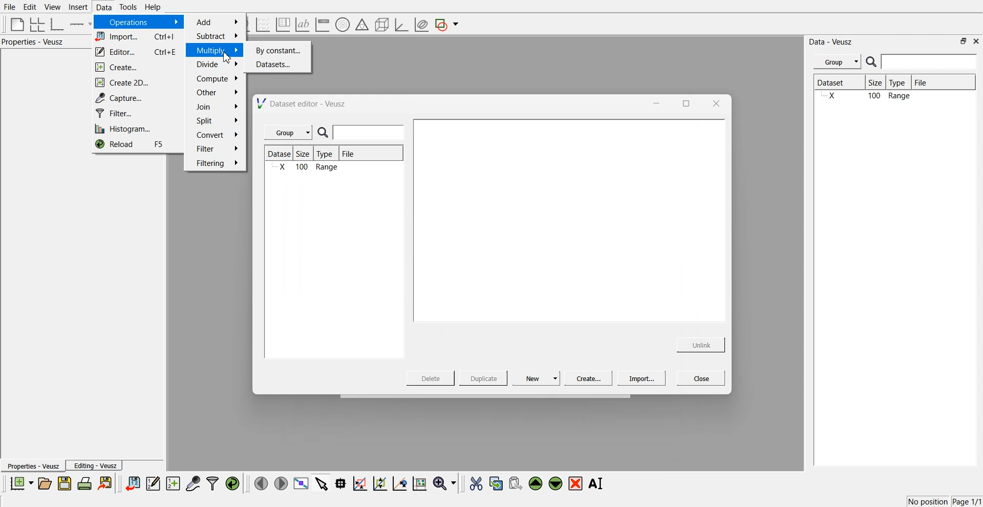 Image resolution: width=983 pixels, height=507 pixels. Describe the element at coordinates (214, 121) in the screenshot. I see `Split` at that location.